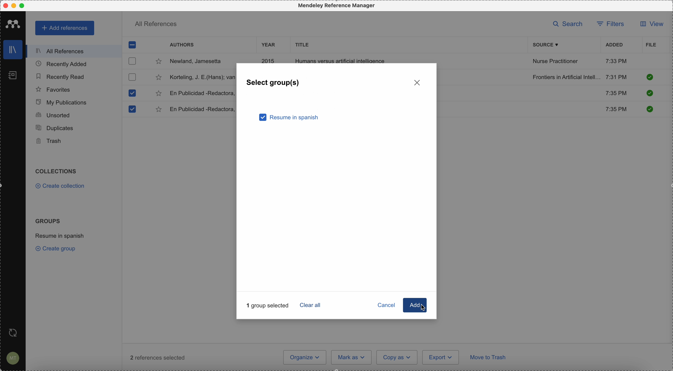  What do you see at coordinates (156, 25) in the screenshot?
I see `all references` at bounding box center [156, 25].